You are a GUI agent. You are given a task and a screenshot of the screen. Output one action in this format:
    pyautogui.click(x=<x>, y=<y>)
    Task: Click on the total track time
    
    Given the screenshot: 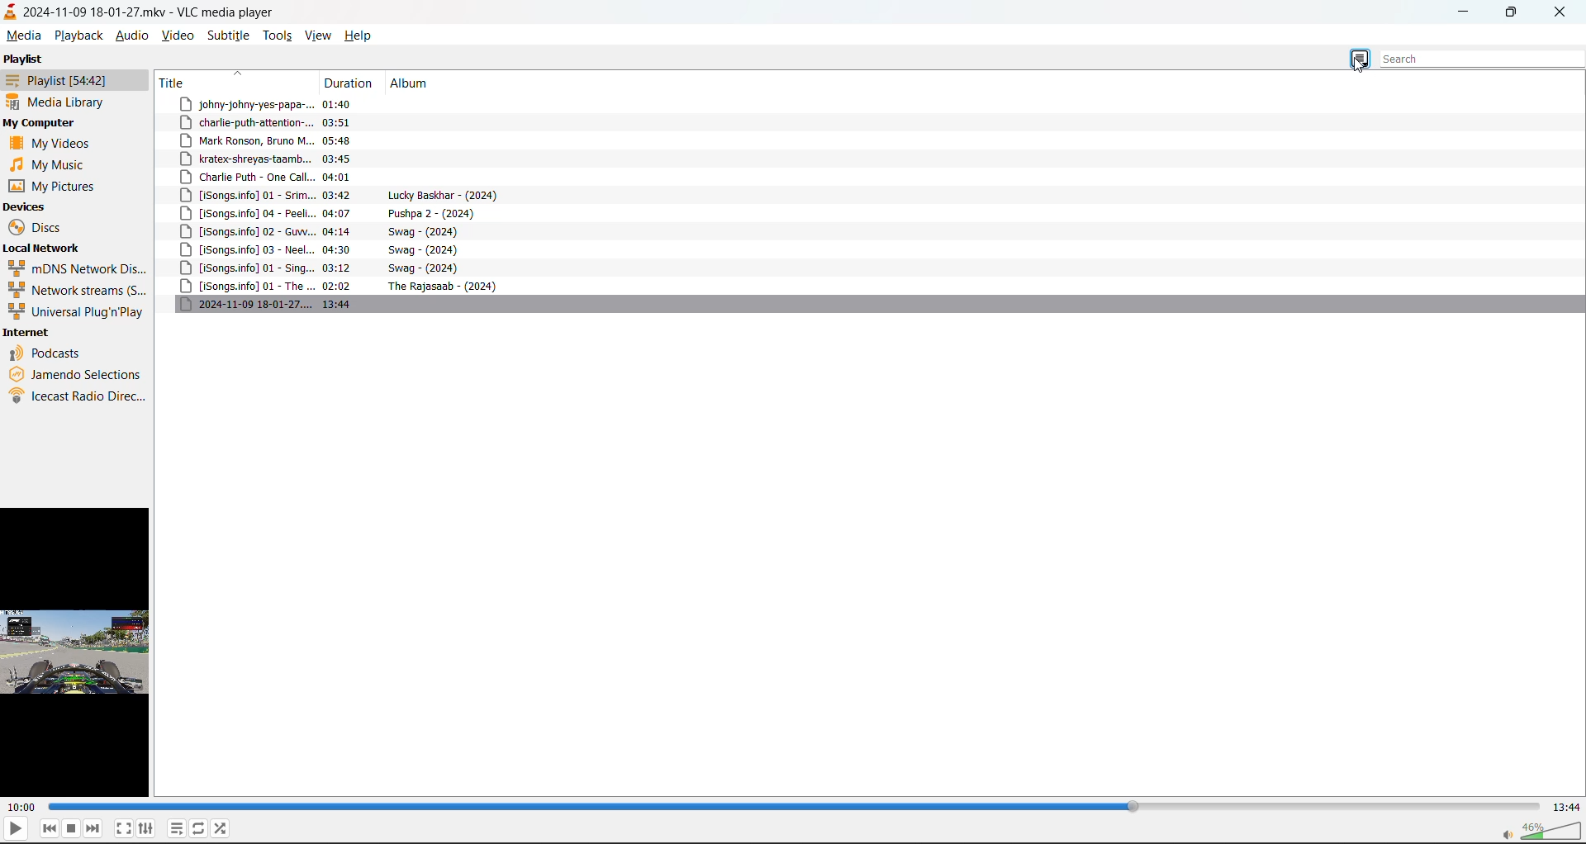 What is the action you would take?
    pyautogui.click(x=1567, y=808)
    